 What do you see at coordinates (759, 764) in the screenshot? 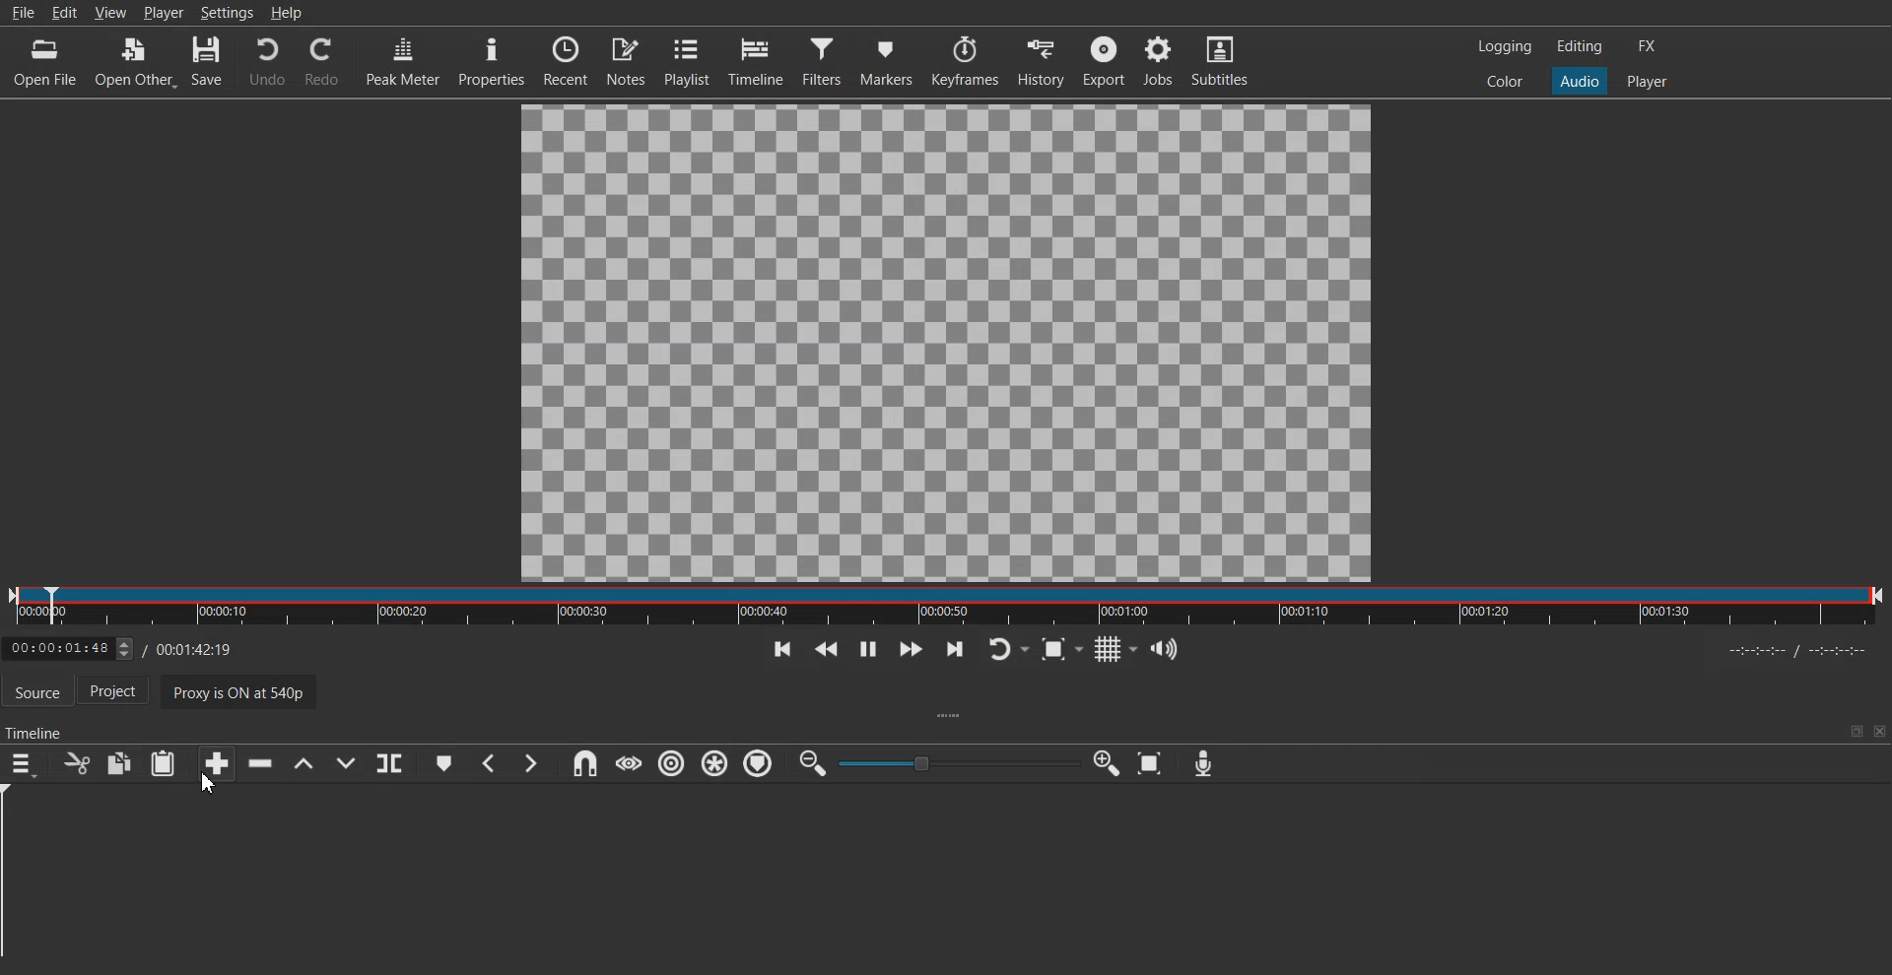
I see `Ripple marketers` at bounding box center [759, 764].